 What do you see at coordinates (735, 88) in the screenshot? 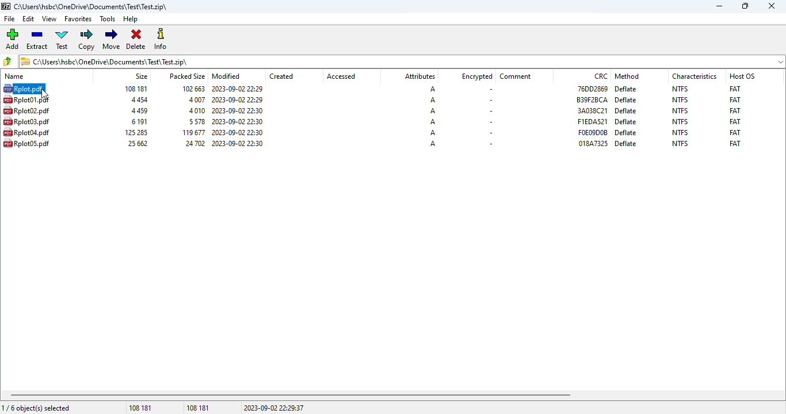
I see `FAT` at bounding box center [735, 88].